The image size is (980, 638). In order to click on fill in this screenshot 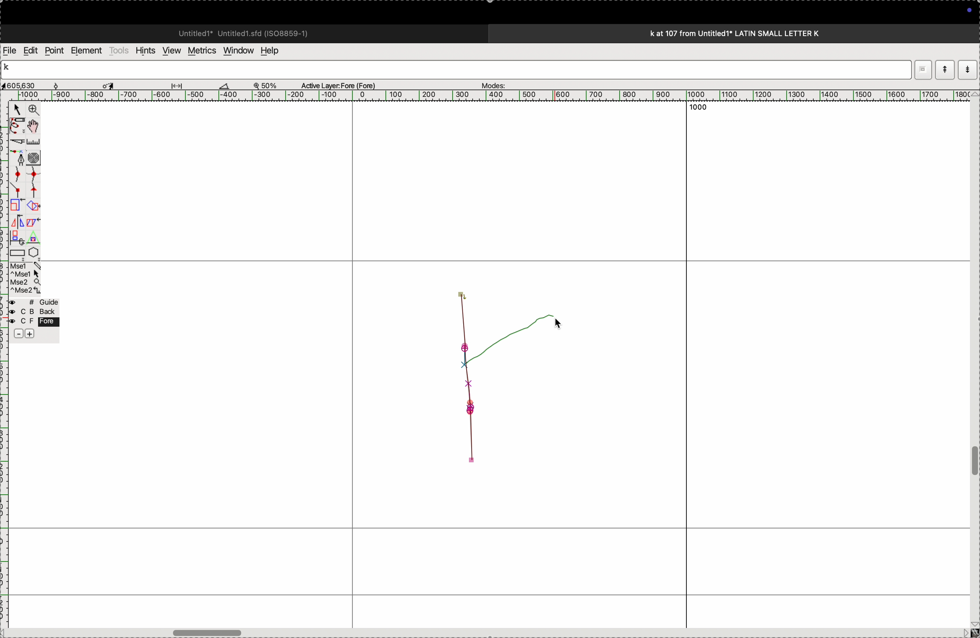, I will do `click(35, 205)`.